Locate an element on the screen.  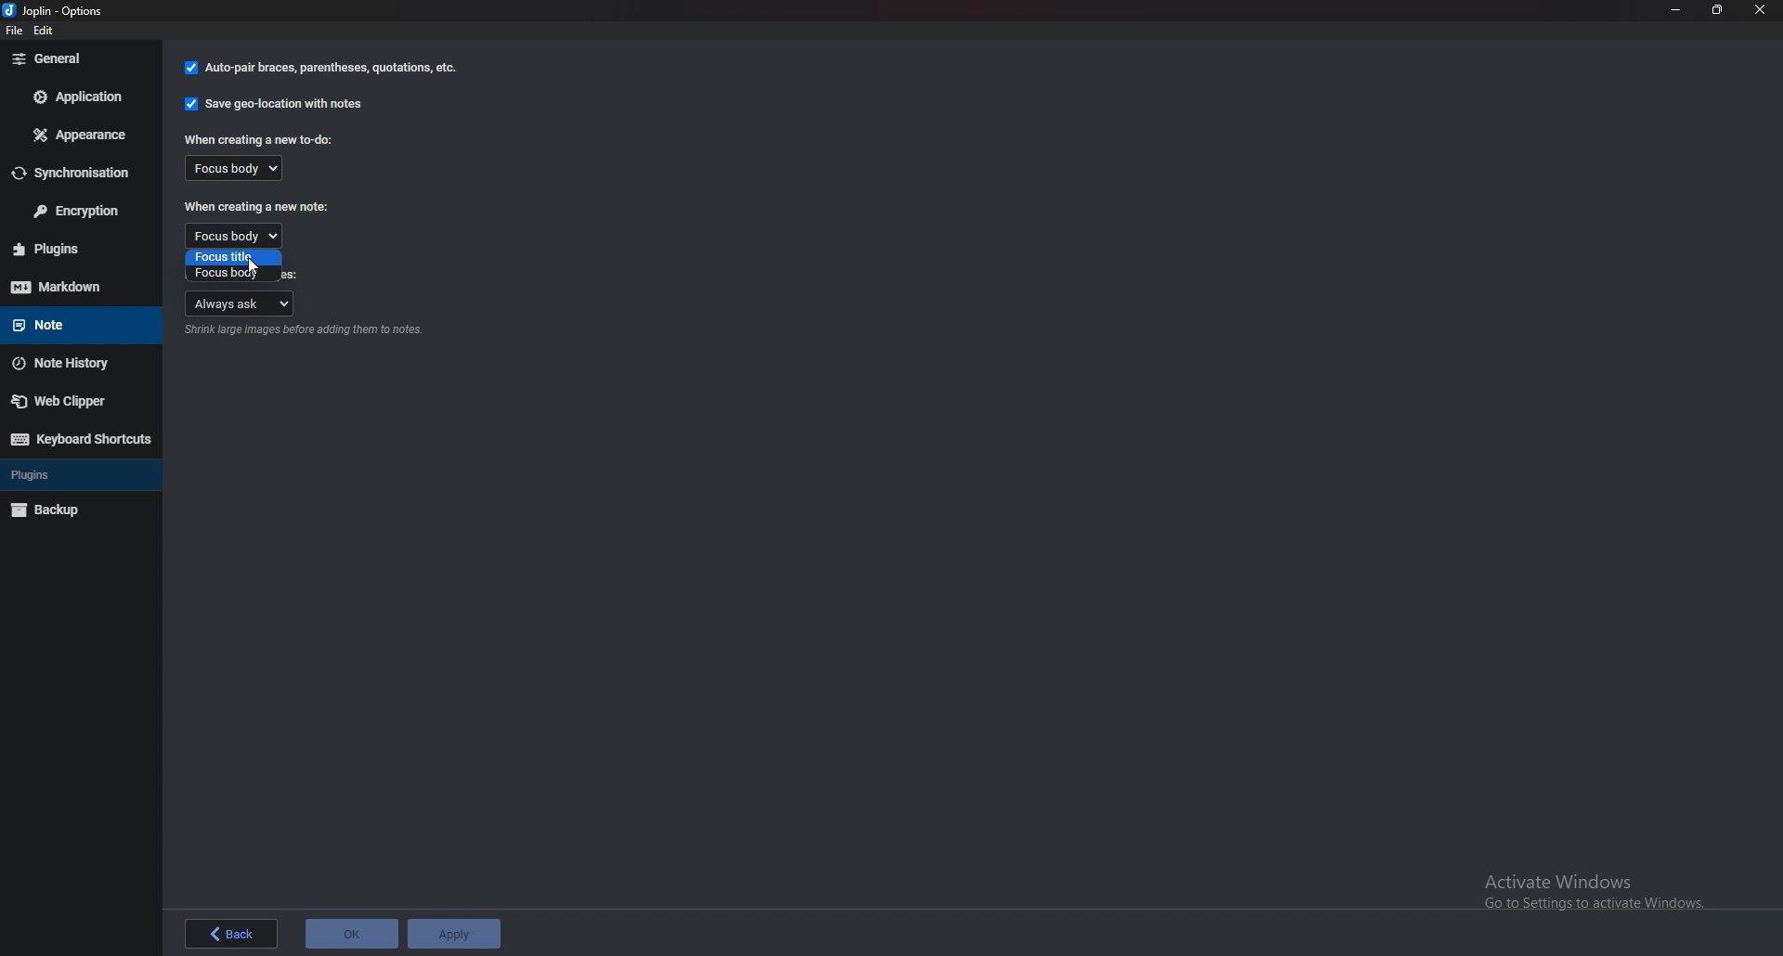
Always ask is located at coordinates (241, 303).